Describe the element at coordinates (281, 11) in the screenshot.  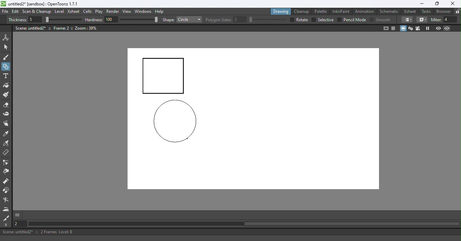
I see `Drawing` at that location.